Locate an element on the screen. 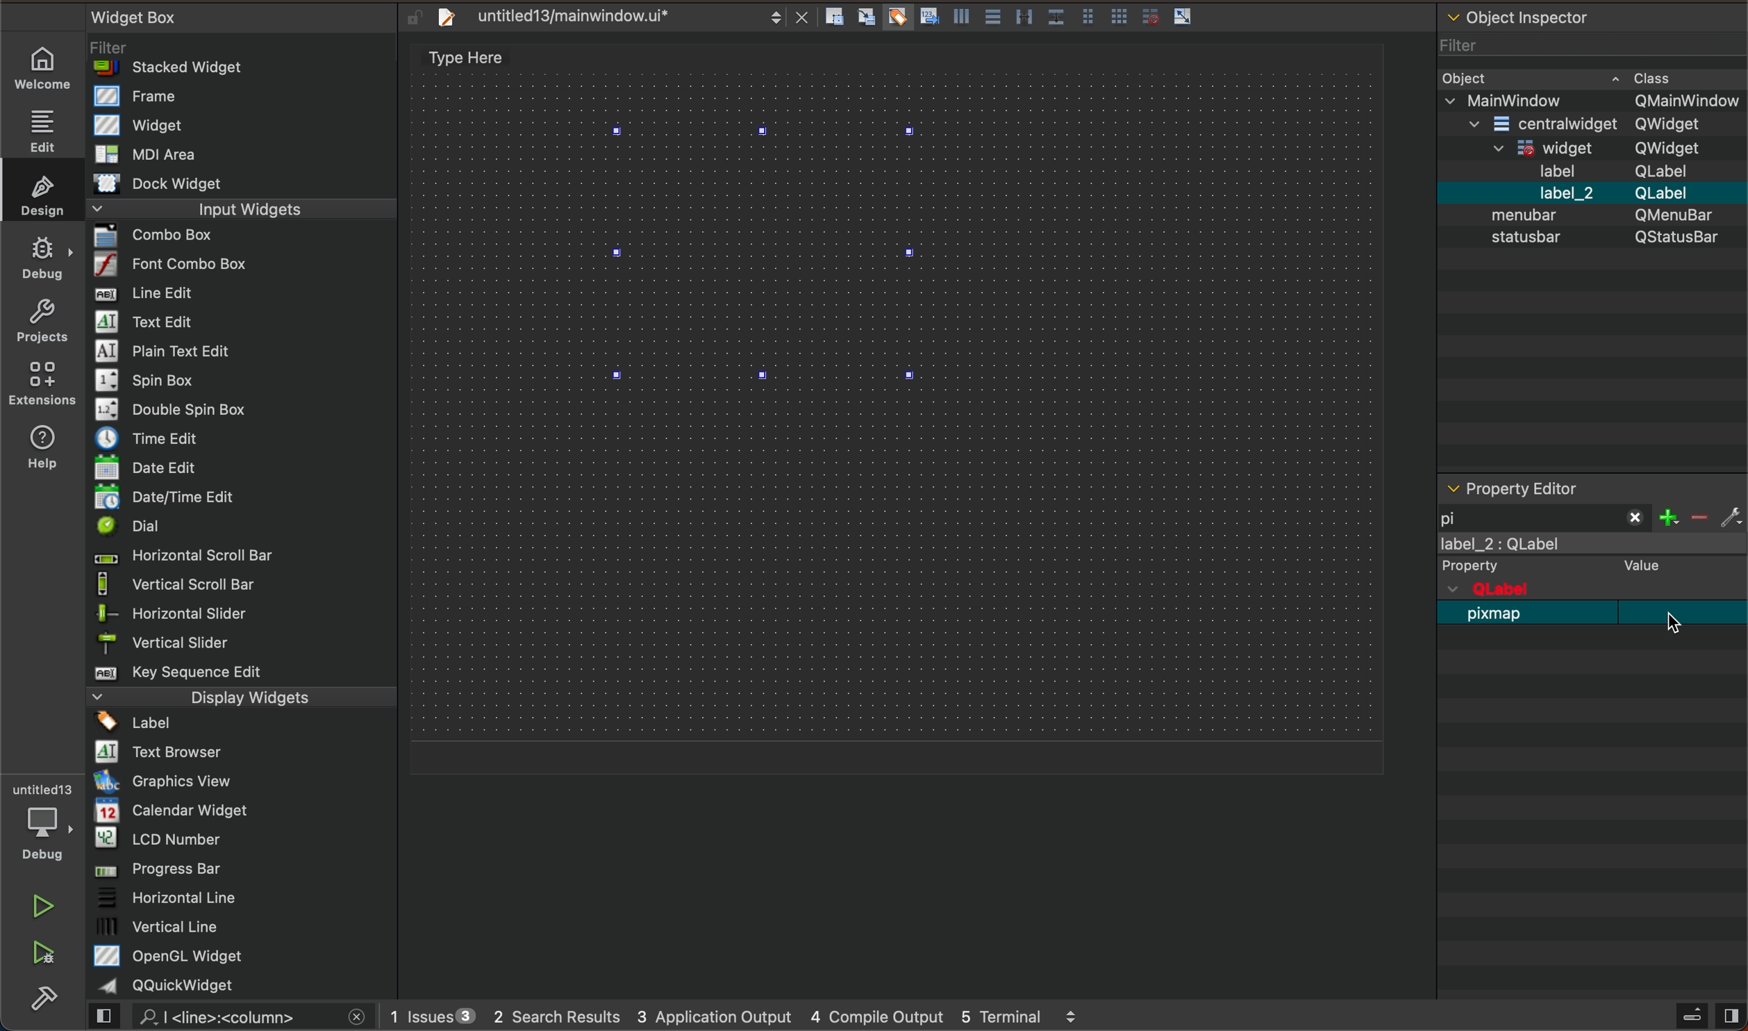 The image size is (1748, 1031). pixmap is located at coordinates (1595, 613).